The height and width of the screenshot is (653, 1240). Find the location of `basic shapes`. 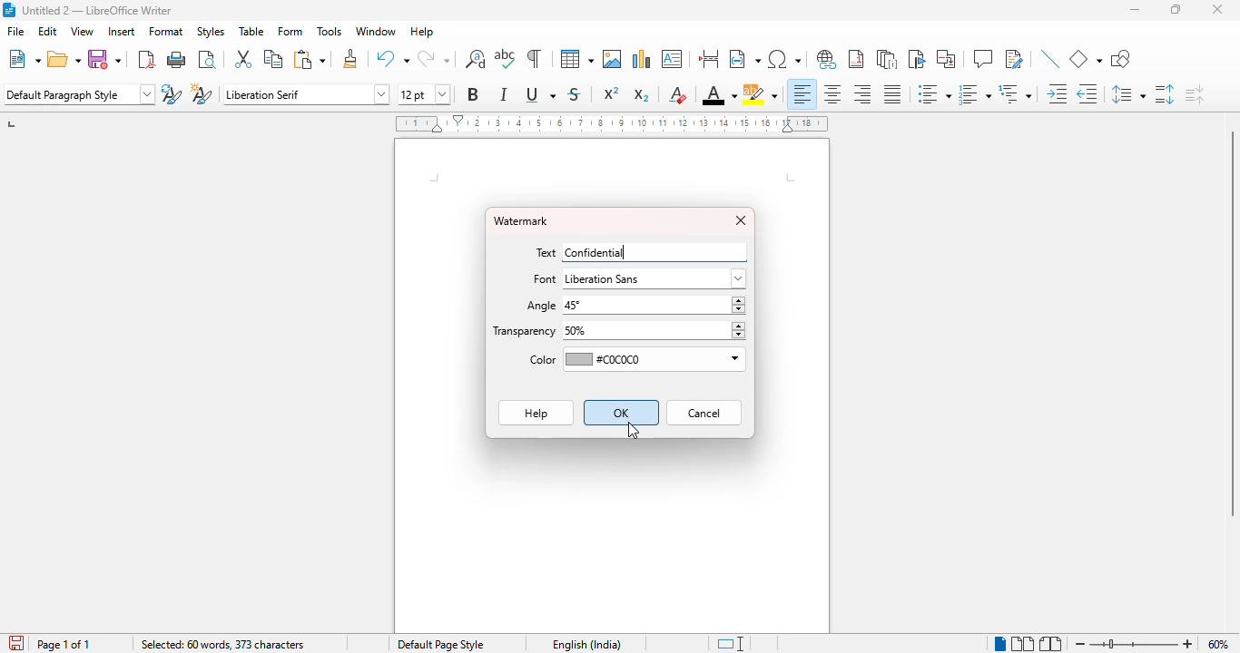

basic shapes is located at coordinates (1085, 59).